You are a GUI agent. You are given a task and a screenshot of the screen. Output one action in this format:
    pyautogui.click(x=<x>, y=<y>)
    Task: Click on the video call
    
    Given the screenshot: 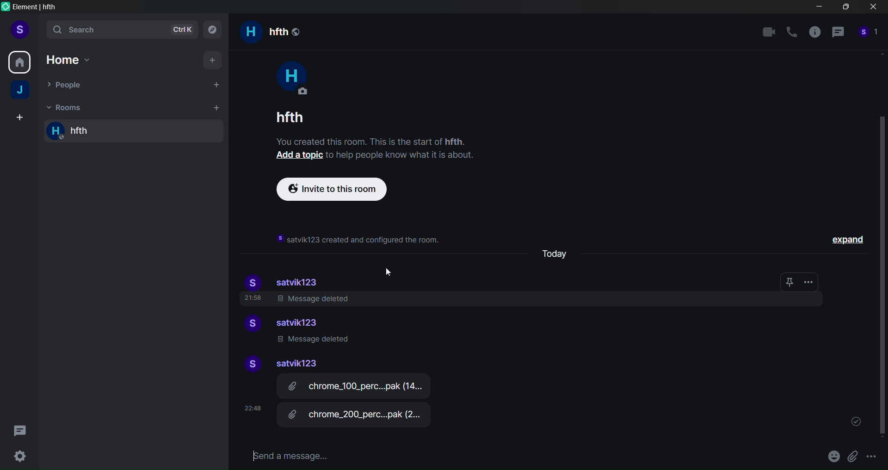 What is the action you would take?
    pyautogui.click(x=769, y=31)
    